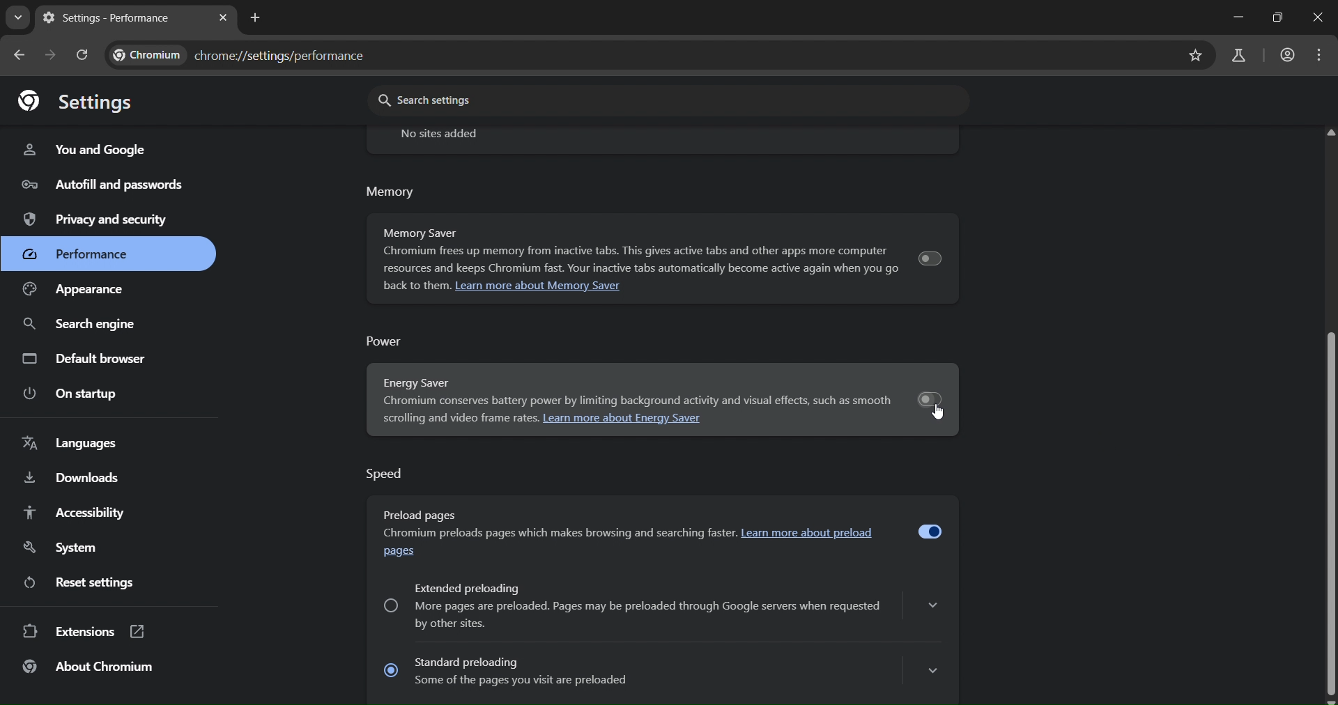 Image resolution: width=1338 pixels, height=705 pixels. Describe the element at coordinates (255, 19) in the screenshot. I see `new tab` at that location.